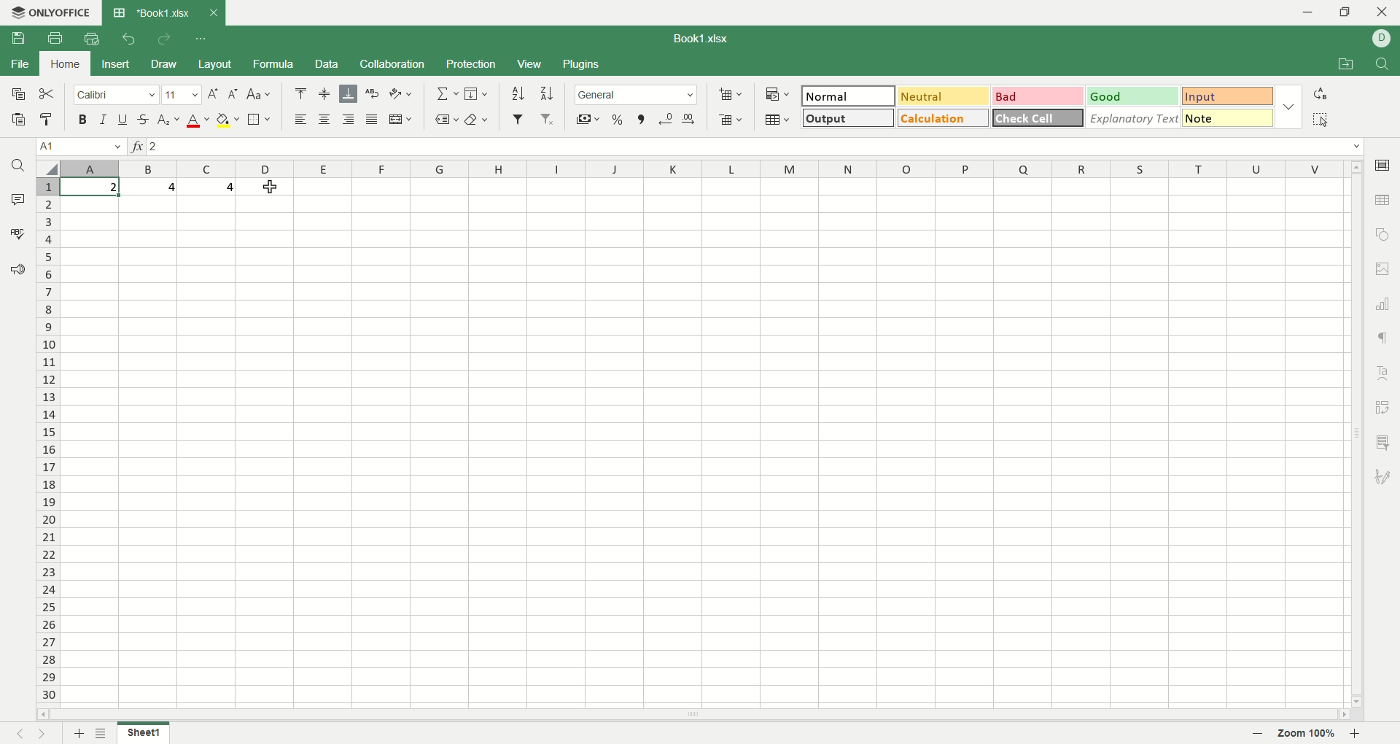 This screenshot has height=744, width=1400. I want to click on general, so click(638, 96).